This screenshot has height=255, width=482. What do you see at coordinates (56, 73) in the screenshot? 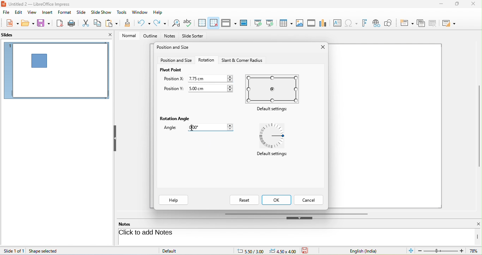
I see `slide 1 preview` at bounding box center [56, 73].